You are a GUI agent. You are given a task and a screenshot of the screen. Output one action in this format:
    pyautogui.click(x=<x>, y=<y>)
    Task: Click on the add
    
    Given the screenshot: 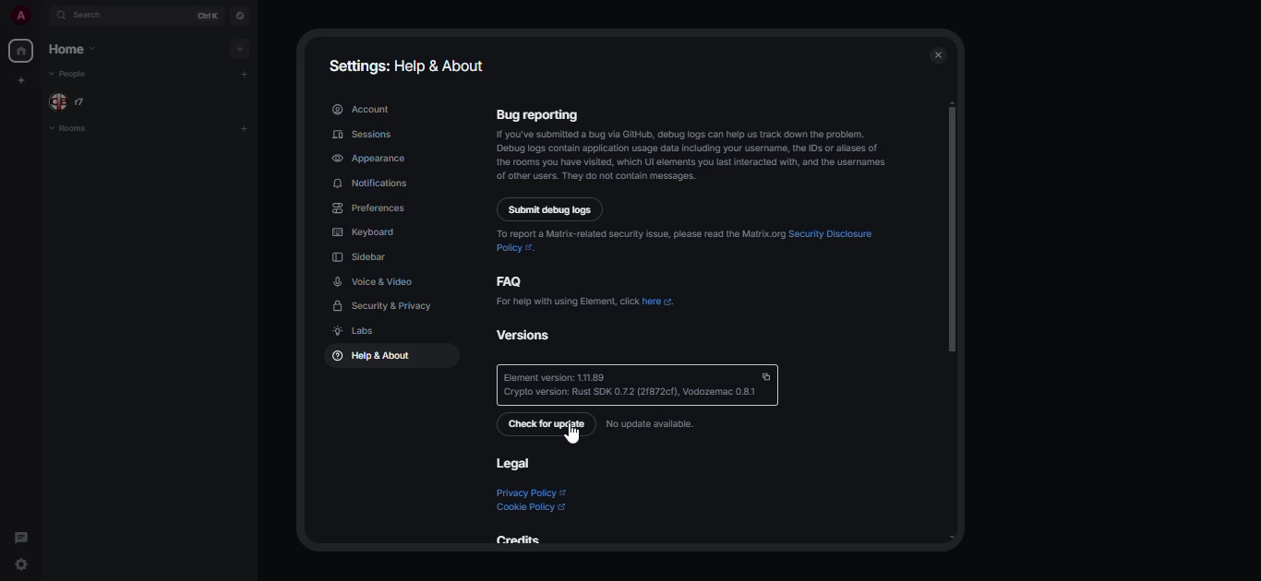 What is the action you would take?
    pyautogui.click(x=245, y=128)
    